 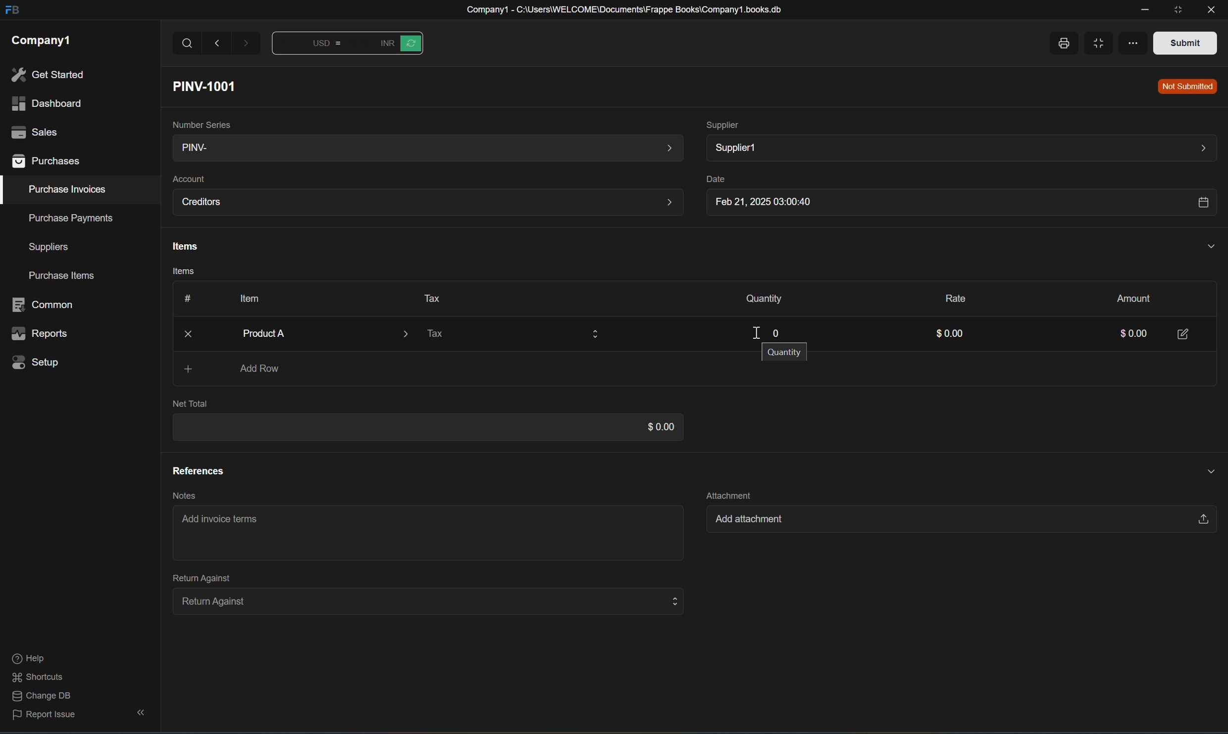 I want to click on , so click(x=184, y=298).